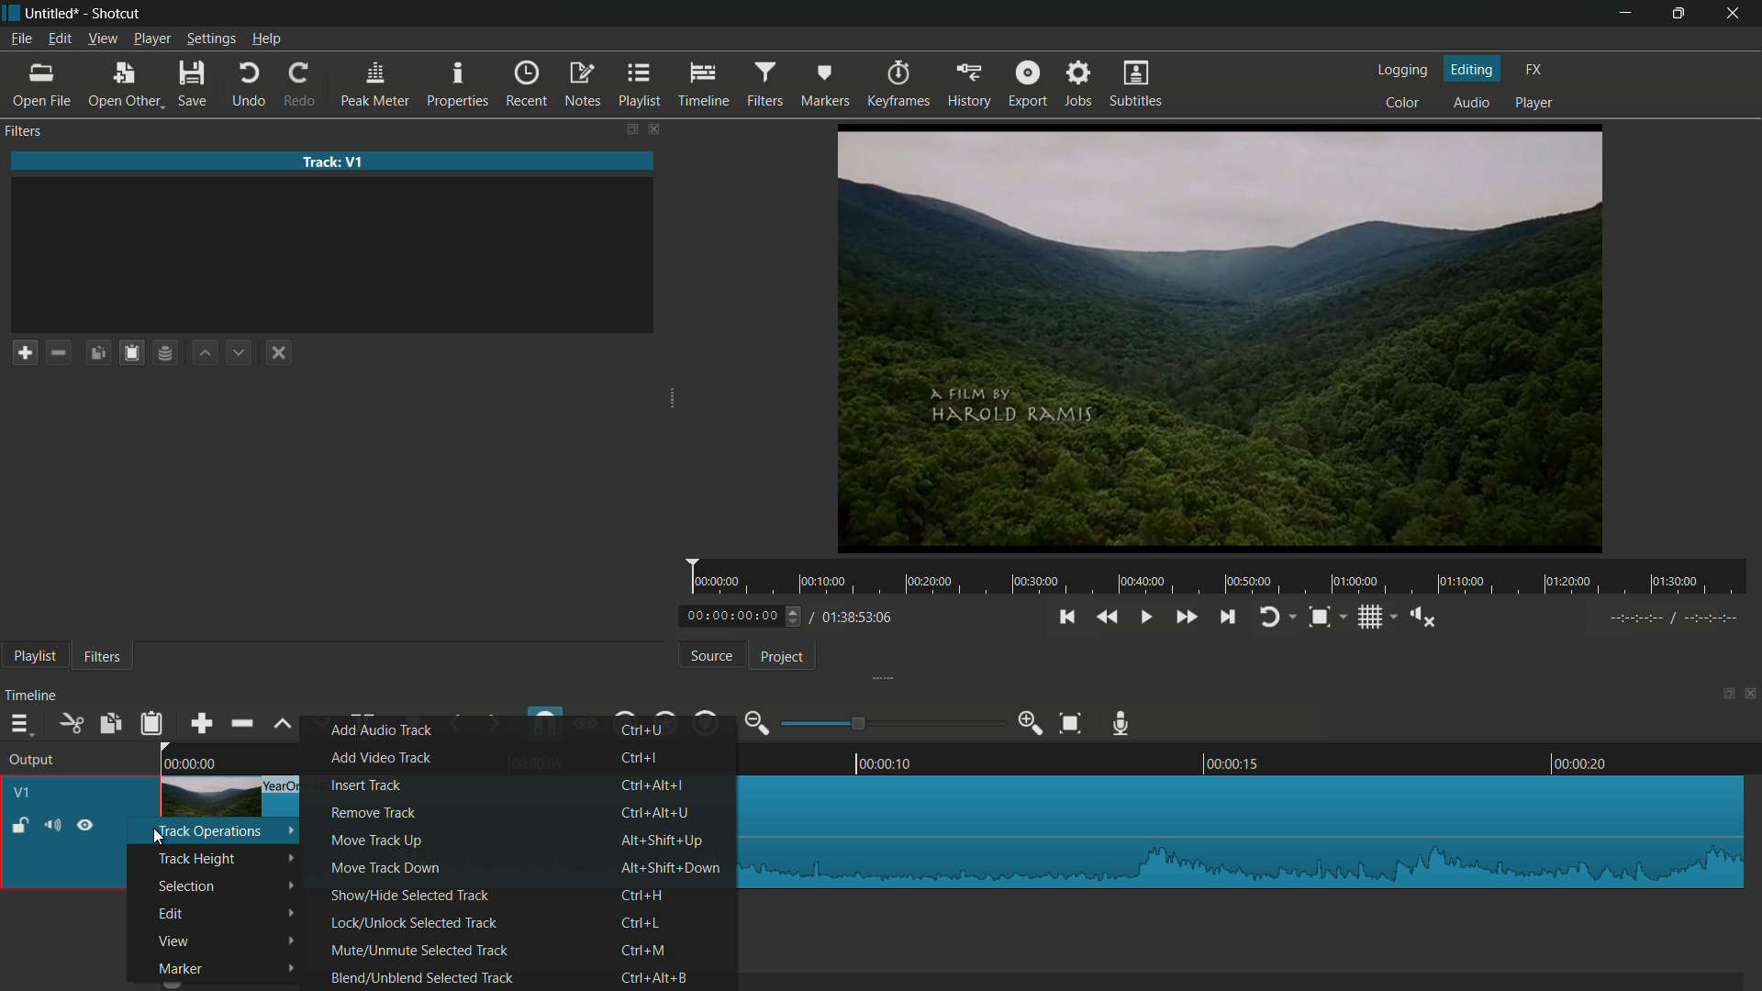 The height and width of the screenshot is (991, 1762). I want to click on open file, so click(40, 86).